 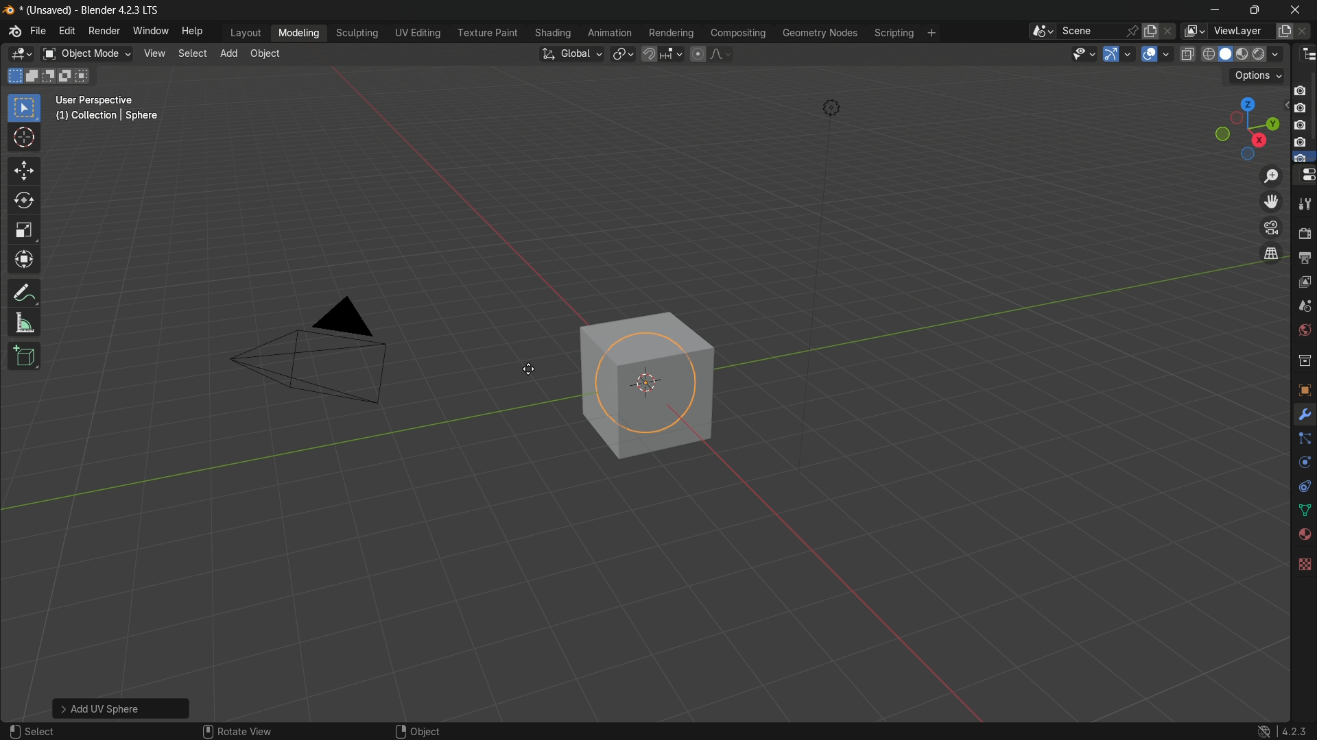 What do you see at coordinates (1154, 31) in the screenshot?
I see `new scene` at bounding box center [1154, 31].